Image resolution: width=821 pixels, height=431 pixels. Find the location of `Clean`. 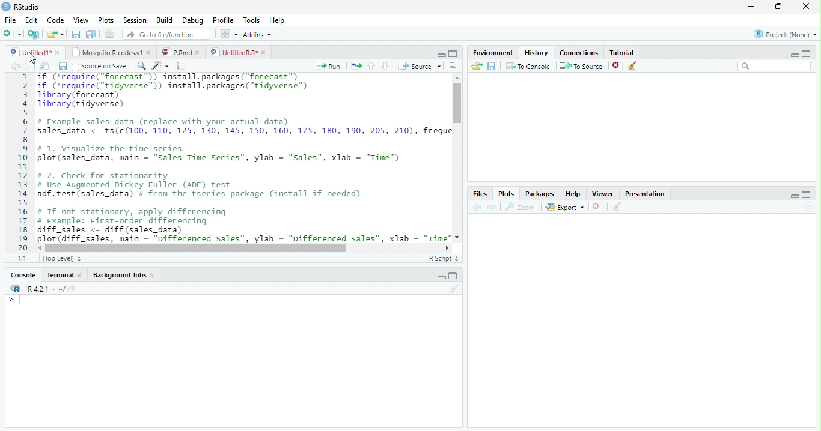

Clean is located at coordinates (453, 289).